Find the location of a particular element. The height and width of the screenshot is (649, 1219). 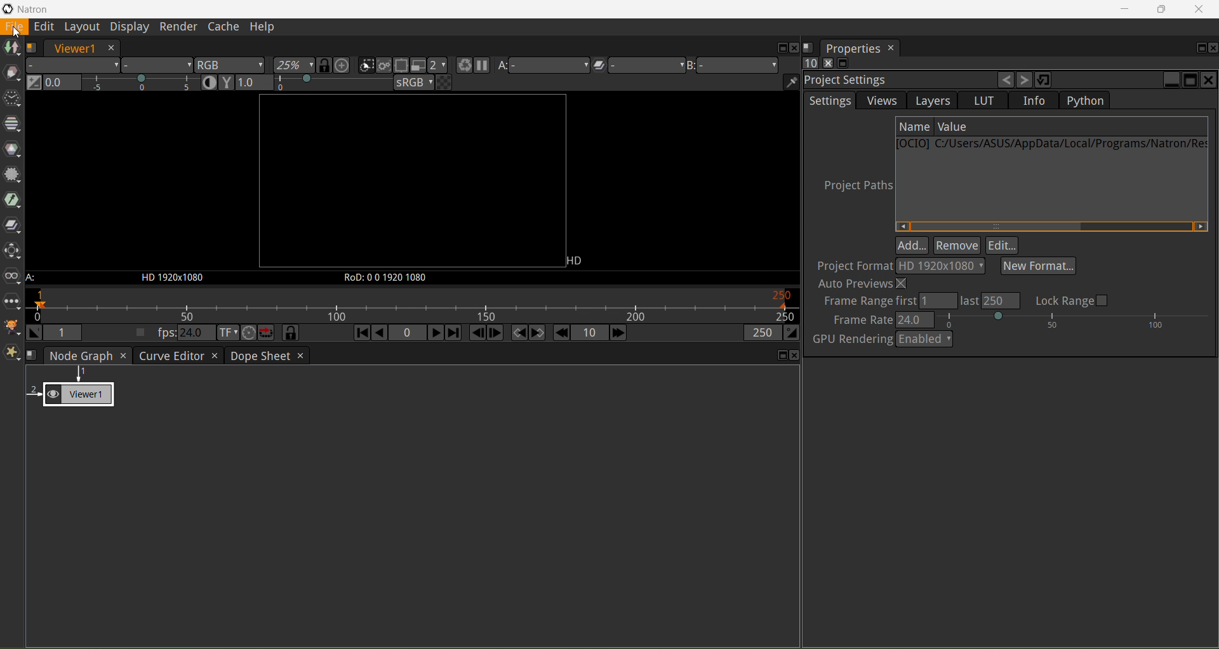

Close Tab is located at coordinates (892, 49).